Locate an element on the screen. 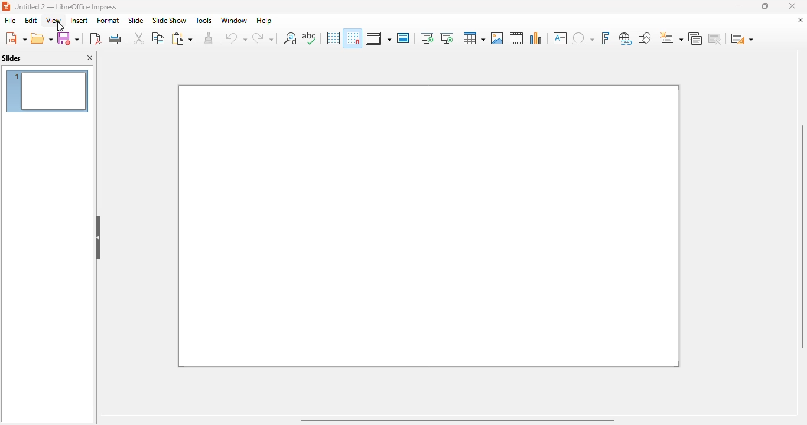 Image resolution: width=807 pixels, height=425 pixels. format is located at coordinates (108, 21).